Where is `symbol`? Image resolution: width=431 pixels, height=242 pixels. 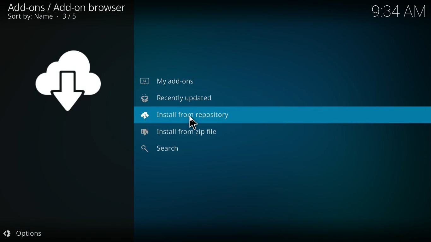
symbol is located at coordinates (71, 77).